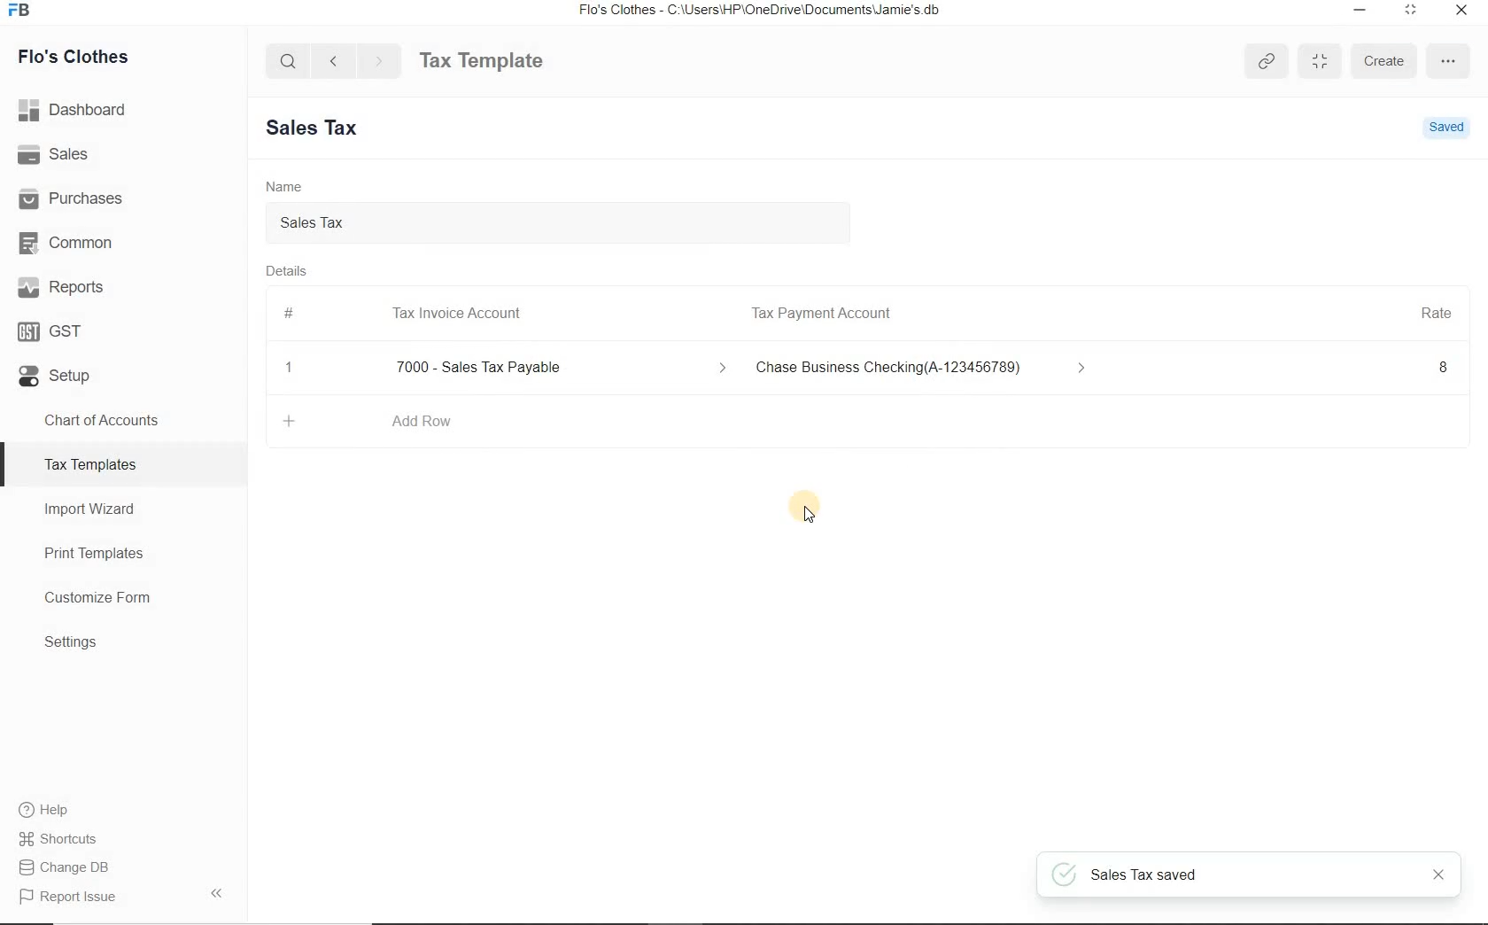 This screenshot has width=1488, height=925. I want to click on GST, so click(123, 328).